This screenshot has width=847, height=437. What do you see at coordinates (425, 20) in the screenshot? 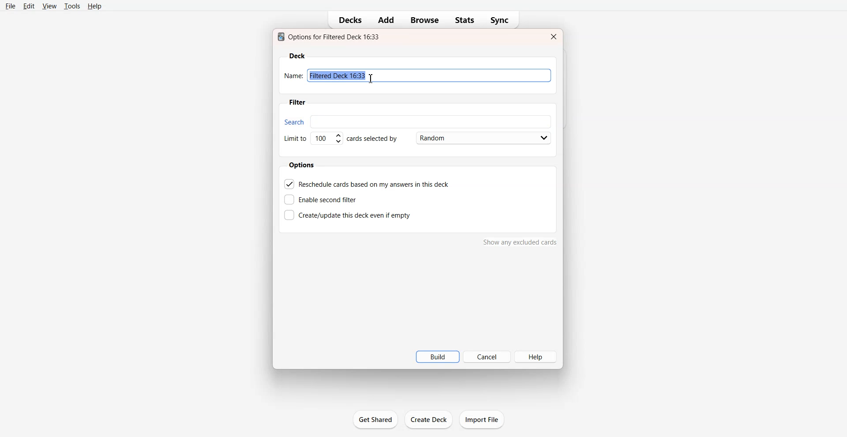
I see `Browse` at bounding box center [425, 20].